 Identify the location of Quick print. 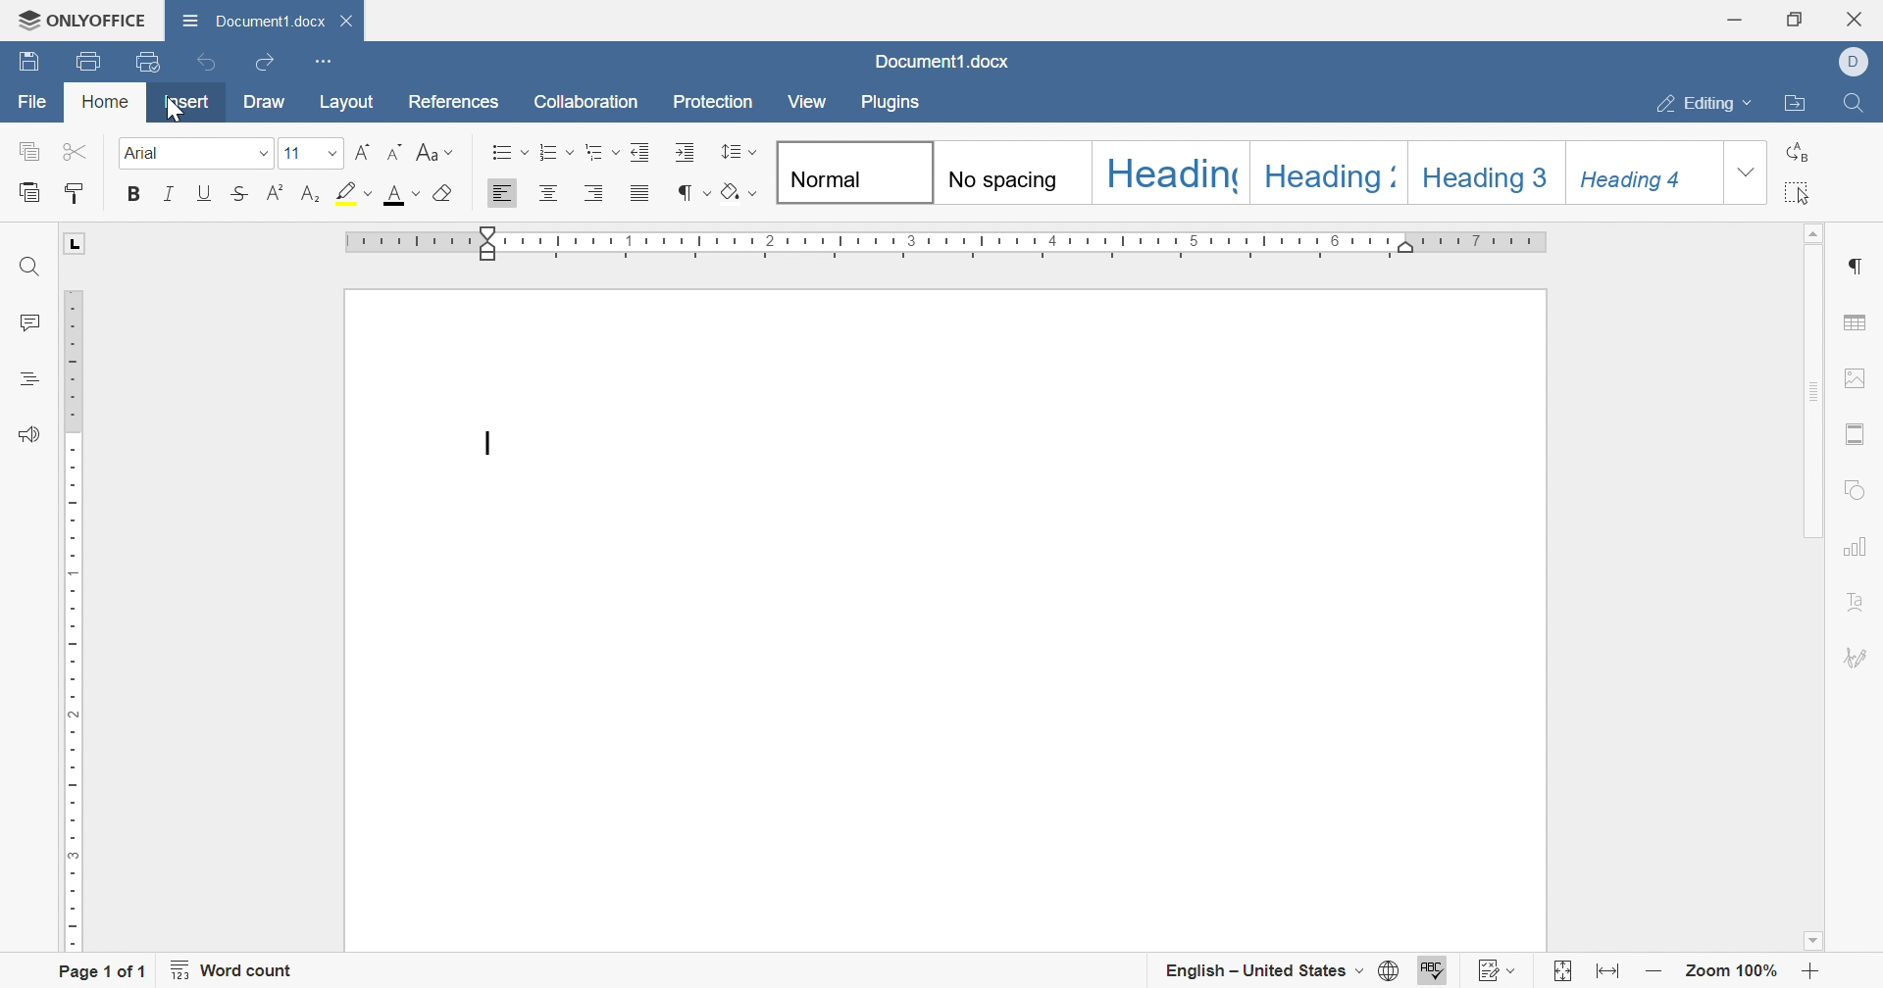
(146, 63).